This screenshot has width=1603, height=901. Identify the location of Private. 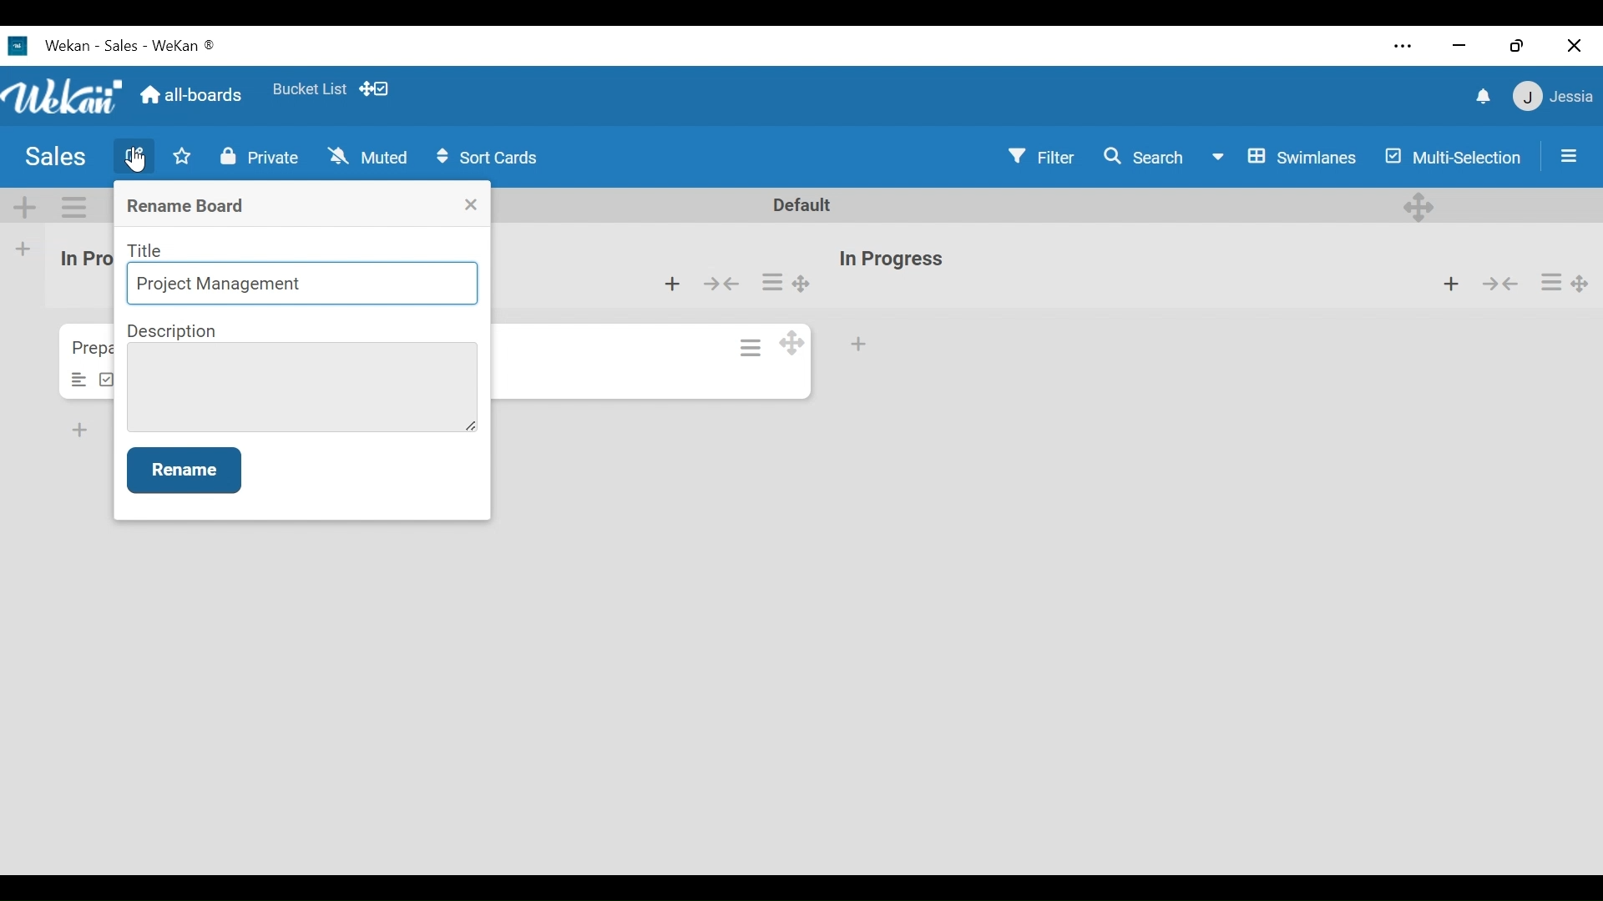
(264, 156).